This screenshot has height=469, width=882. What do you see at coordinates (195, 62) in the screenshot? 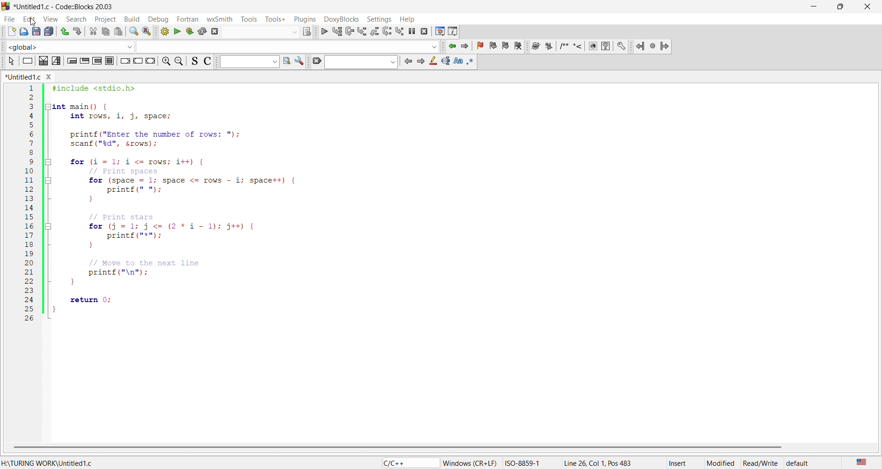
I see `icon` at bounding box center [195, 62].